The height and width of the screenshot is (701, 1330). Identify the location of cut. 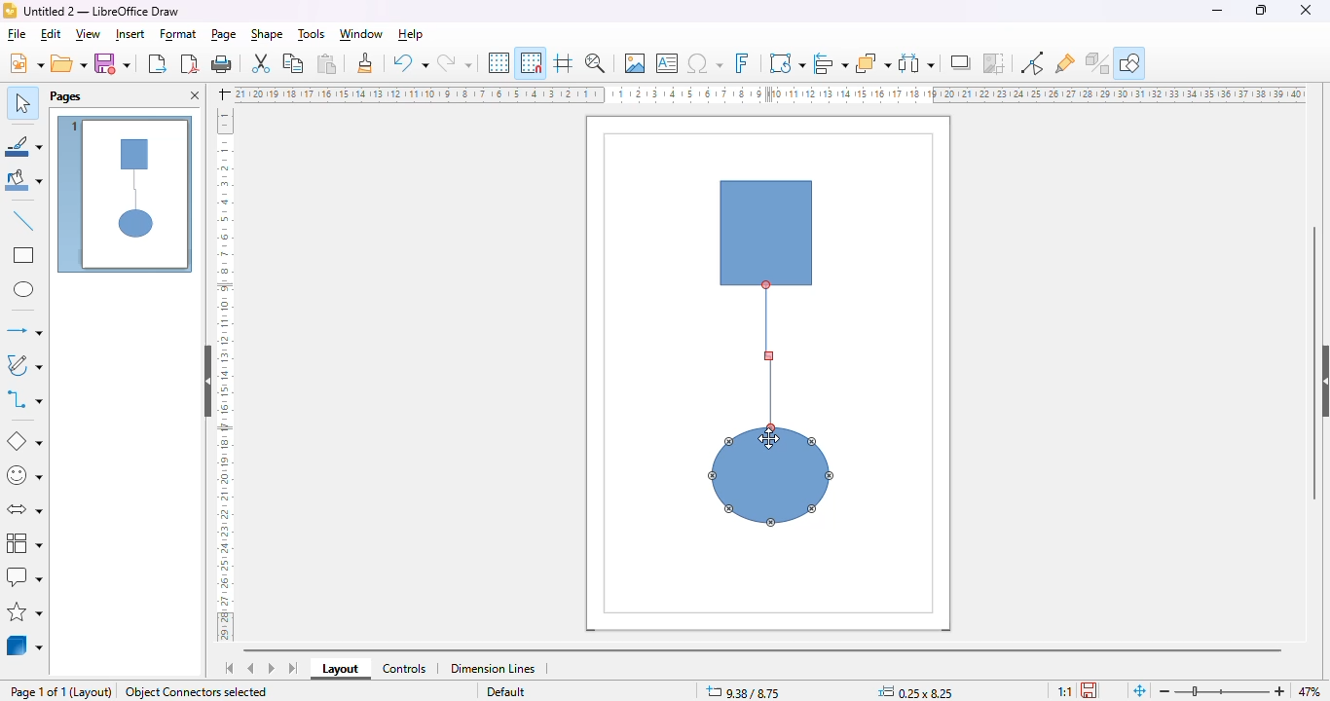
(261, 63).